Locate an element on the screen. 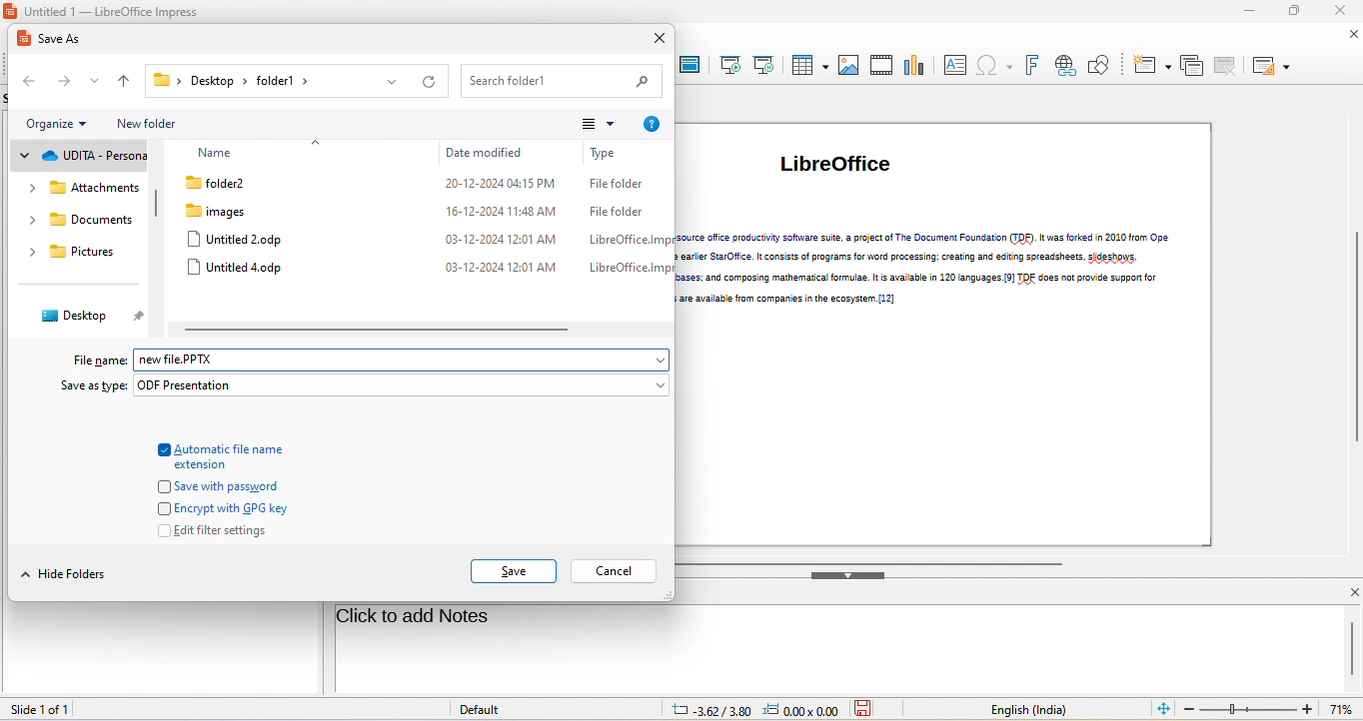 This screenshot has height=721, width=1363. slide 1 of 1 is located at coordinates (54, 708).